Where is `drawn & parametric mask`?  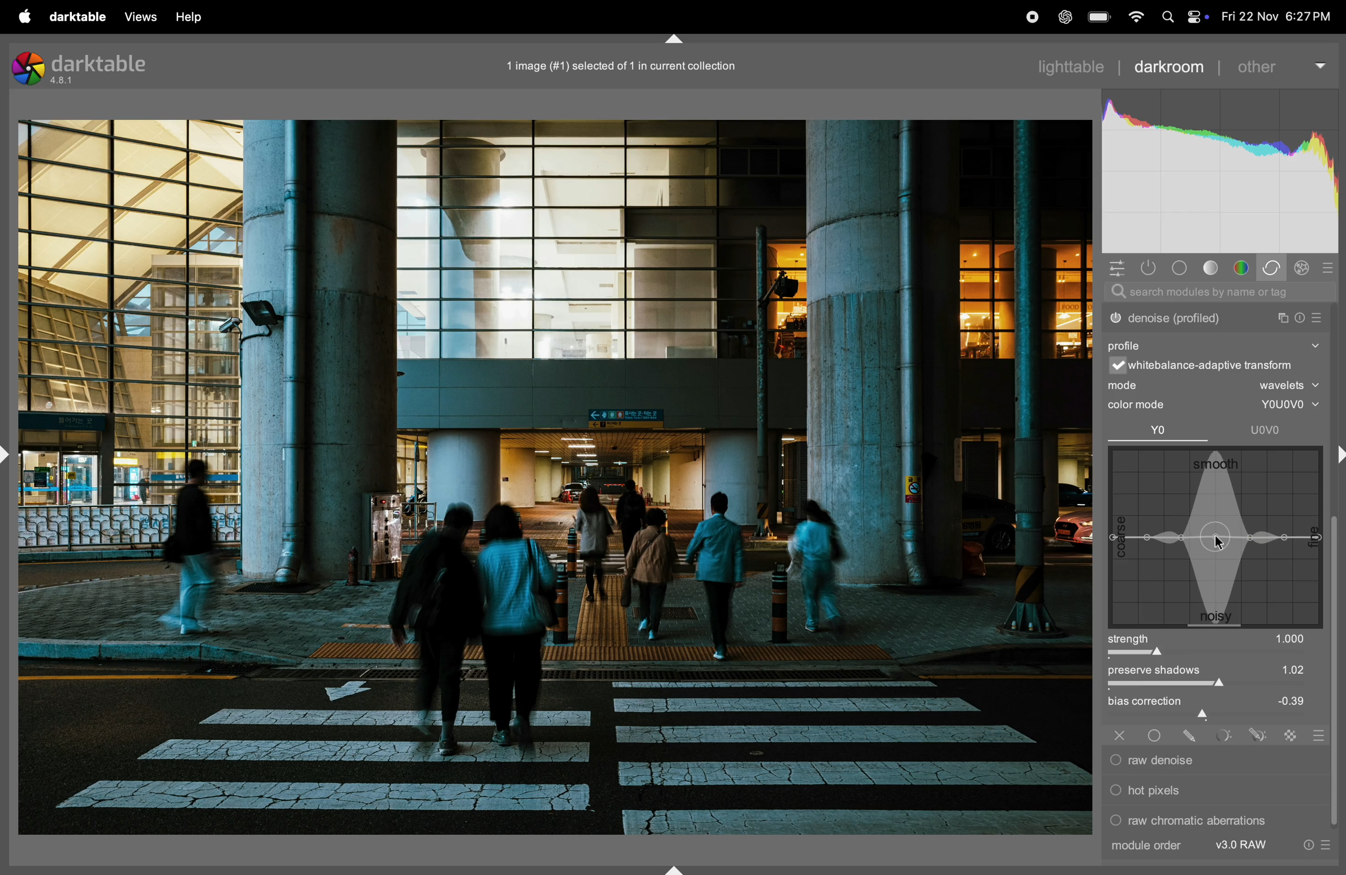 drawn & parametric mask is located at coordinates (1258, 734).